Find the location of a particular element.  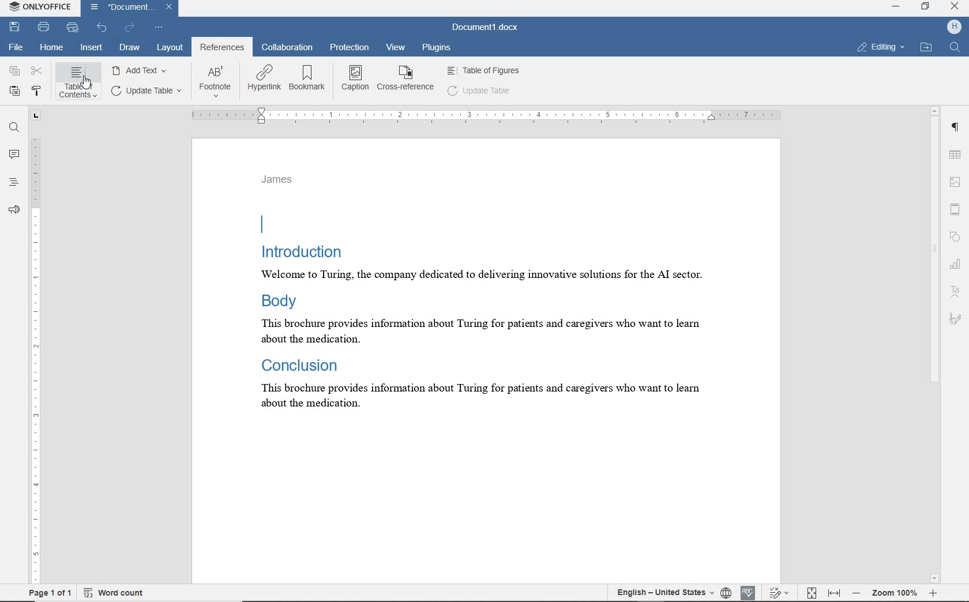

minimize is located at coordinates (898, 7).